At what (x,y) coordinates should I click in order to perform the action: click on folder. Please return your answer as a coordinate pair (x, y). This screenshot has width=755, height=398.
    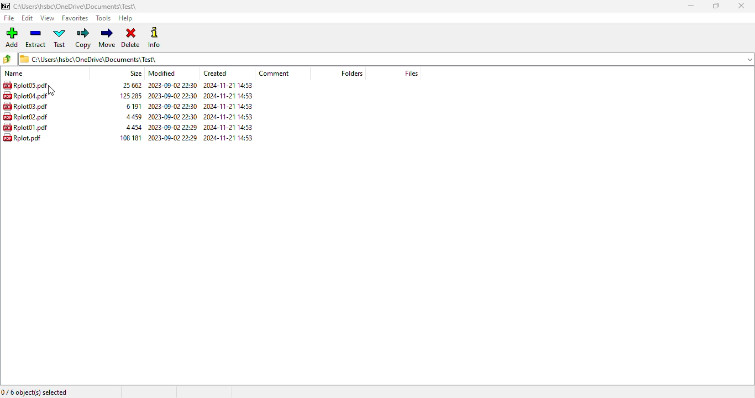
    Looking at the image, I should click on (76, 6).